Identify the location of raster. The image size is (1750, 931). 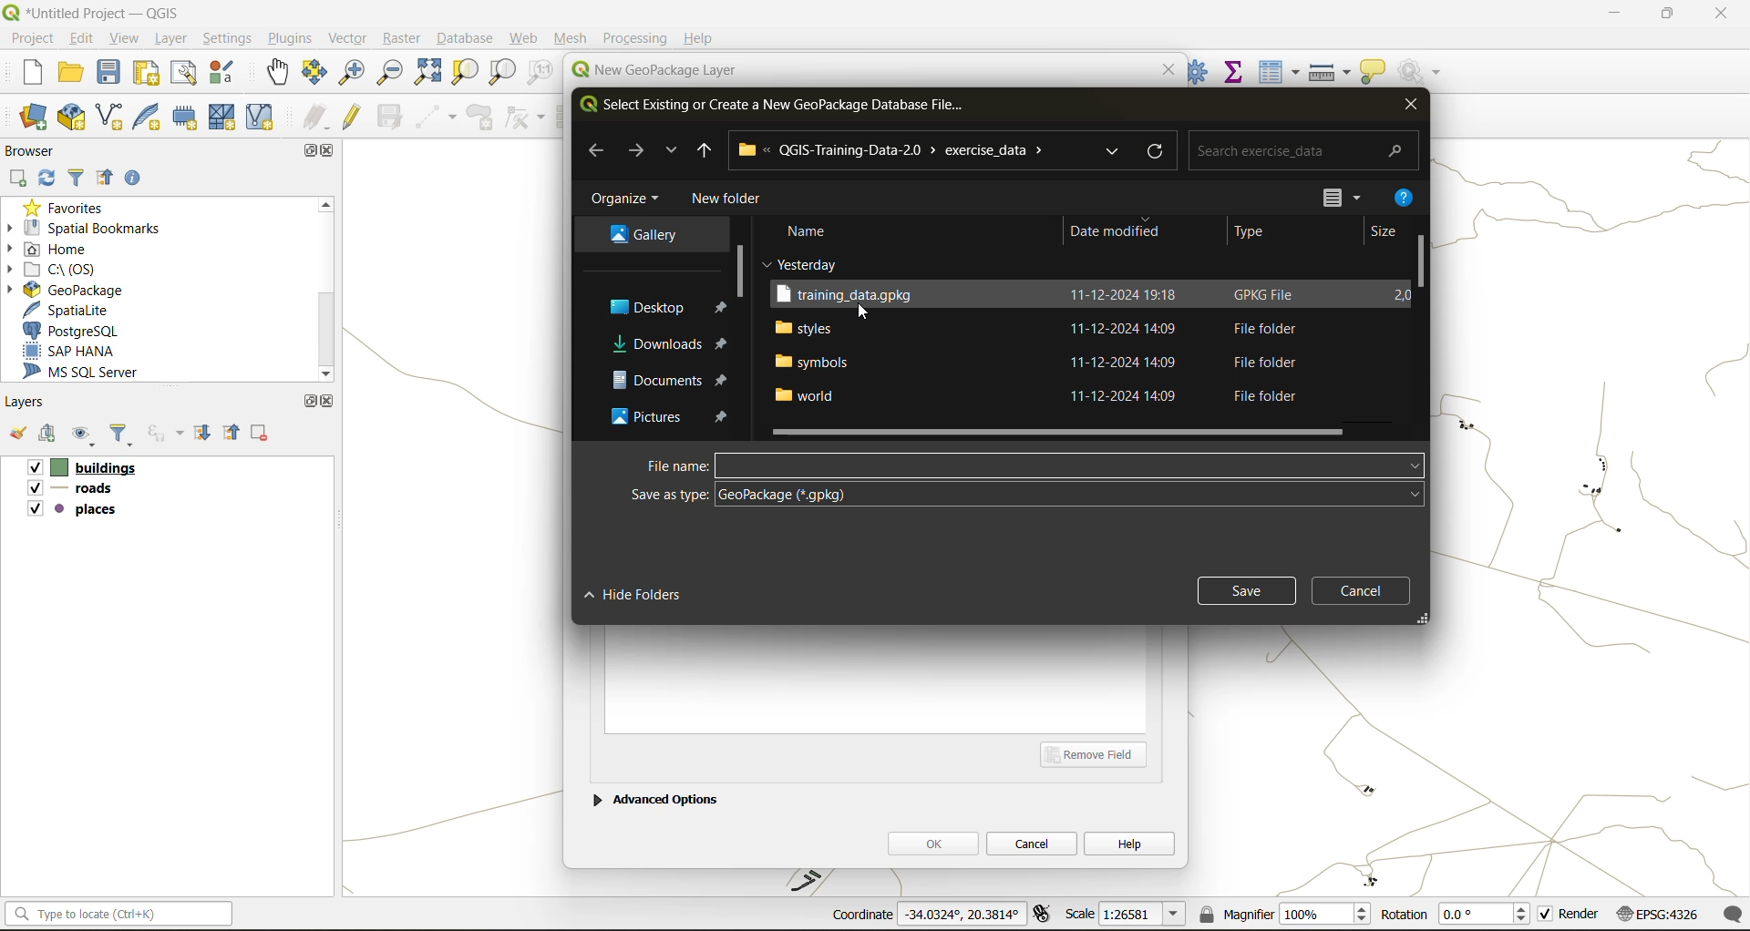
(402, 39).